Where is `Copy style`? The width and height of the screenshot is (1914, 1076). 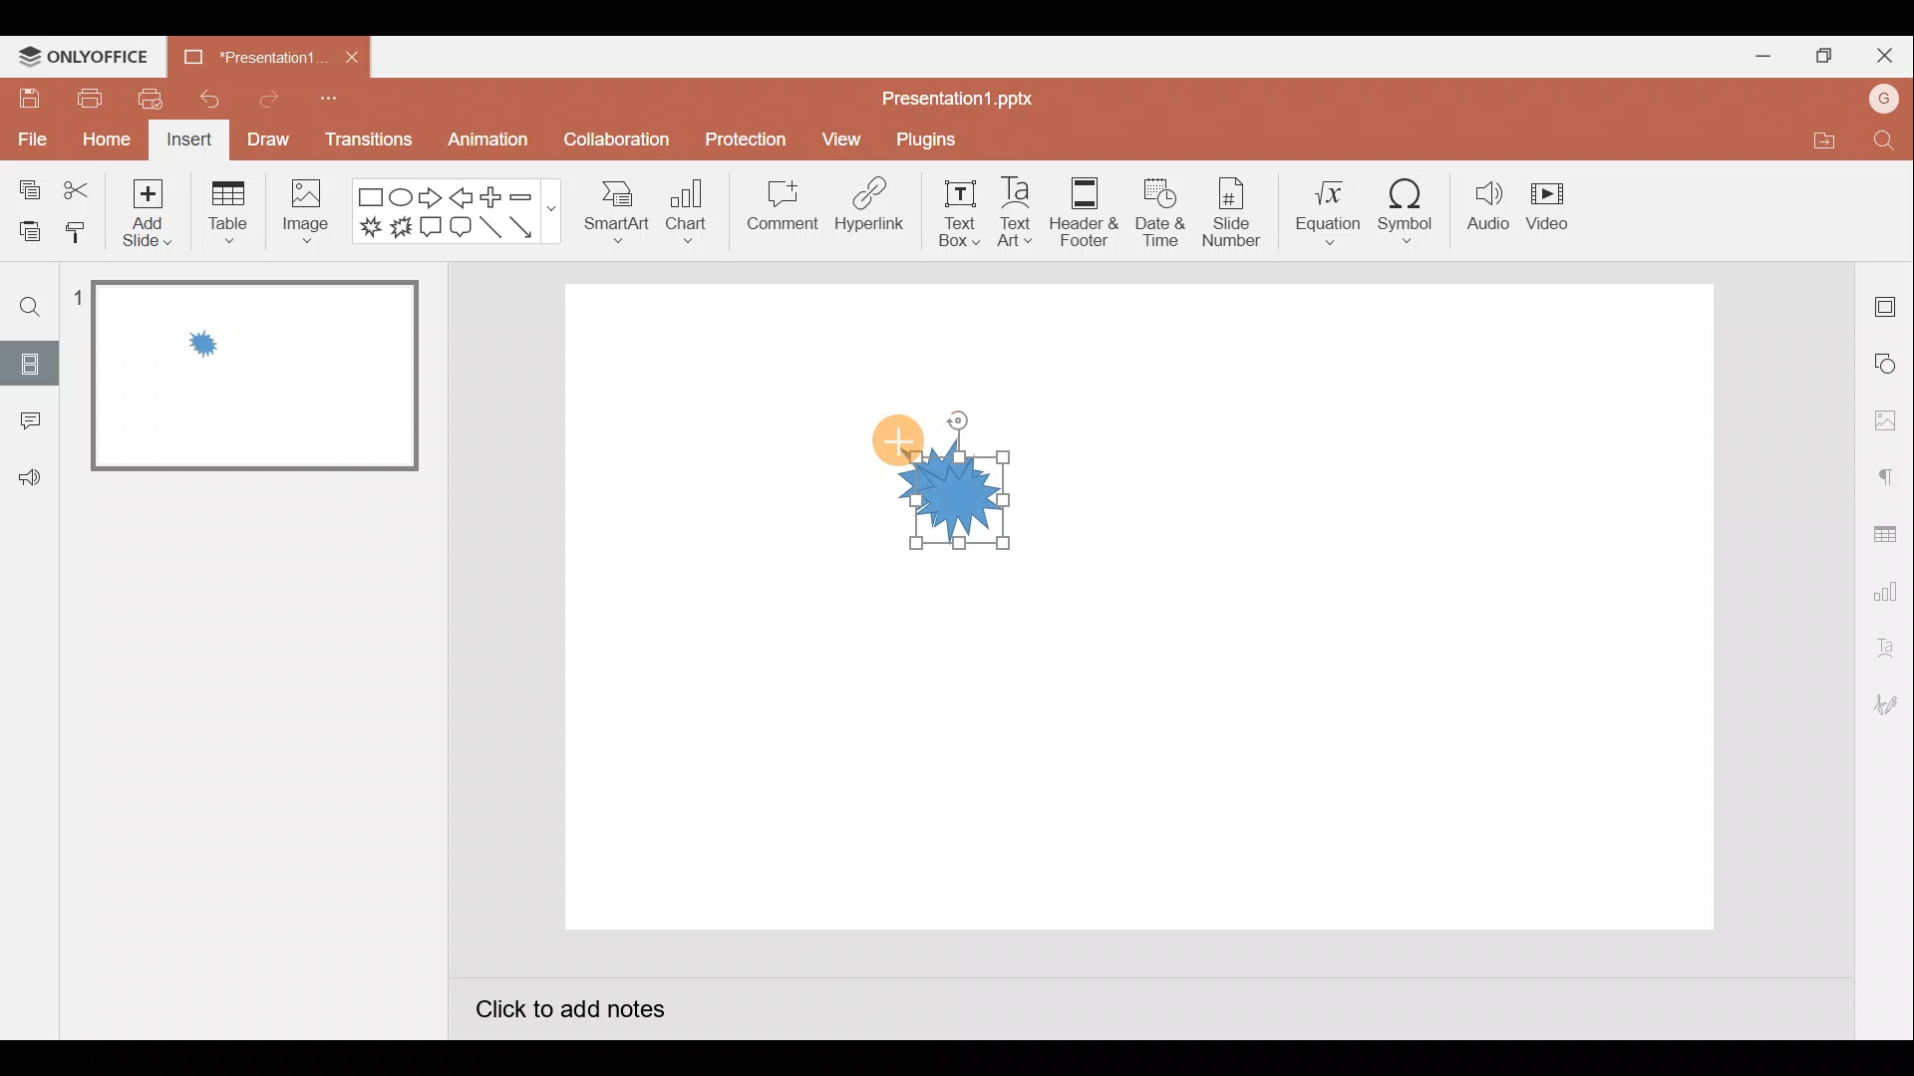 Copy style is located at coordinates (85, 237).